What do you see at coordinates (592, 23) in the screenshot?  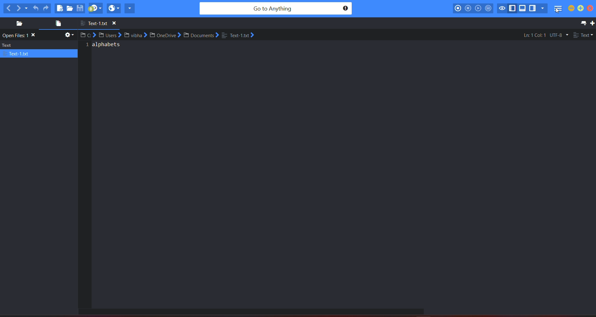 I see `new tab` at bounding box center [592, 23].